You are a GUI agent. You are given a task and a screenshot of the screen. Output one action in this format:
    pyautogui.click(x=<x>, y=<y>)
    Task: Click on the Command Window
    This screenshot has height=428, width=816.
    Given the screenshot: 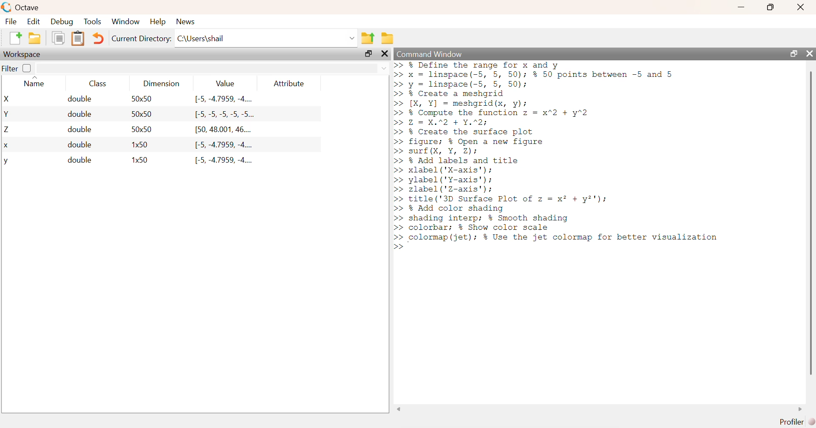 What is the action you would take?
    pyautogui.click(x=431, y=54)
    